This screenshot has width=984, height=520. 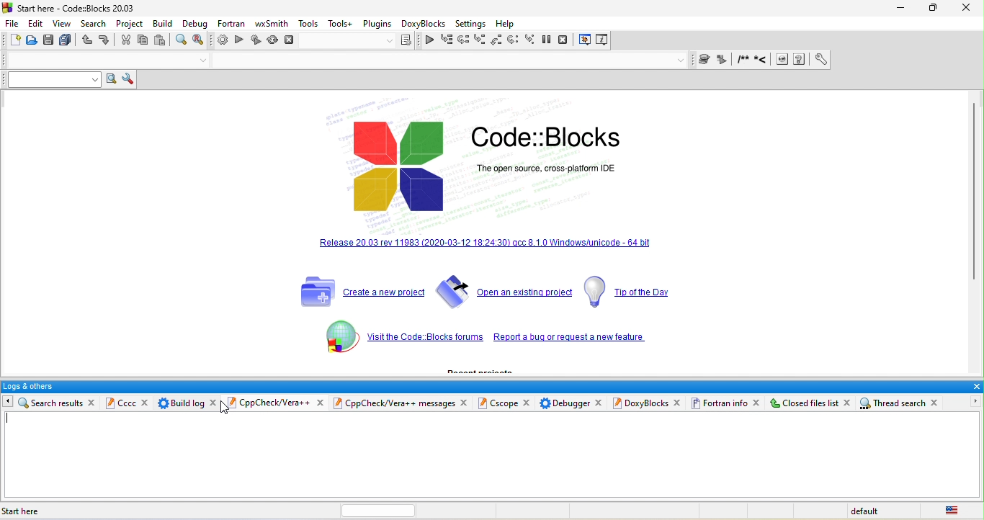 What do you see at coordinates (601, 40) in the screenshot?
I see `various info` at bounding box center [601, 40].